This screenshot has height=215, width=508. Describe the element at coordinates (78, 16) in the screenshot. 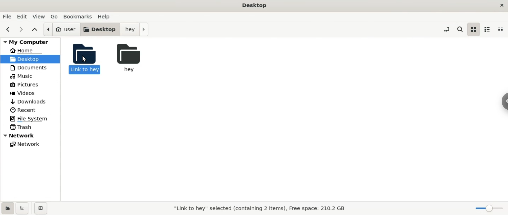

I see `bookamrks` at that location.